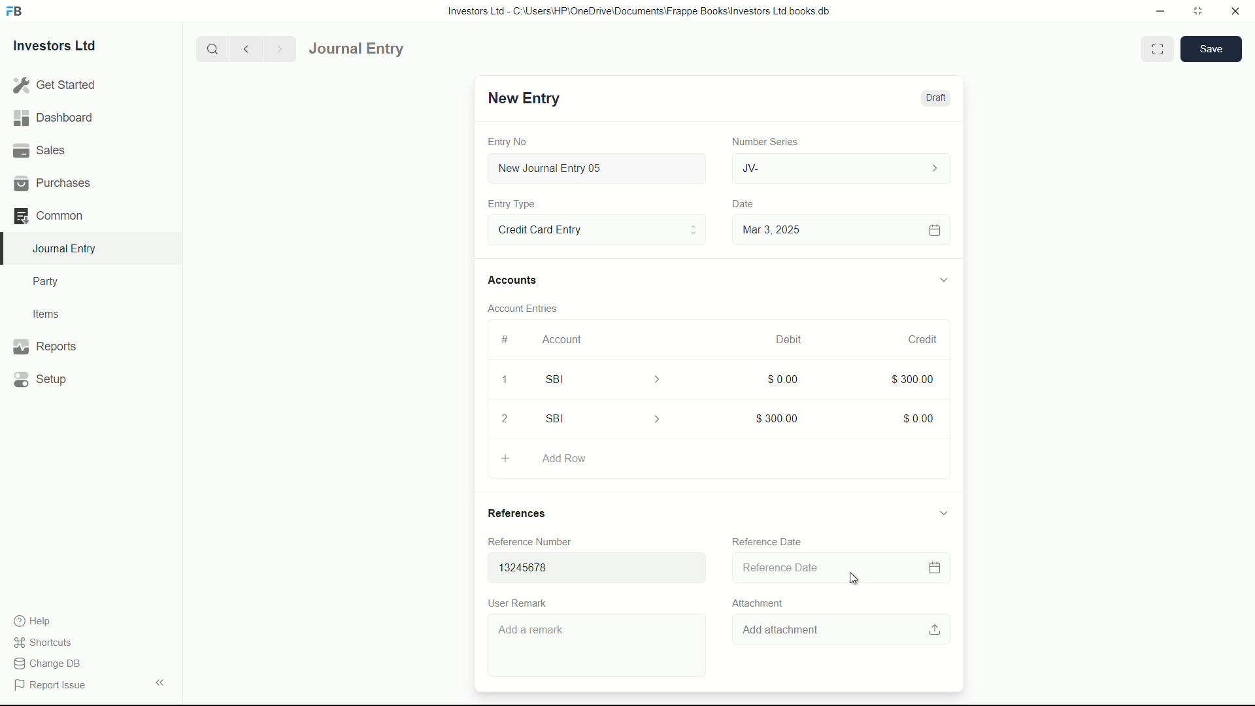  I want to click on Add a remark, so click(599, 648).